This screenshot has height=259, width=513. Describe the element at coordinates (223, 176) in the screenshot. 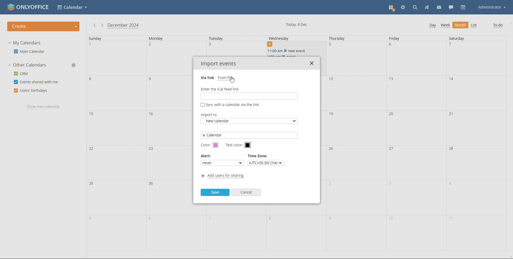

I see `add users for sharing` at that location.